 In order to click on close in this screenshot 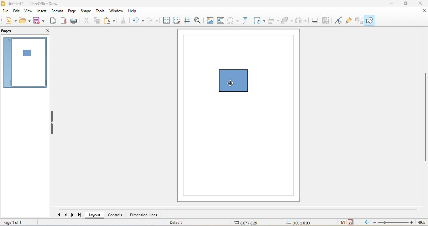, I will do `click(421, 4)`.